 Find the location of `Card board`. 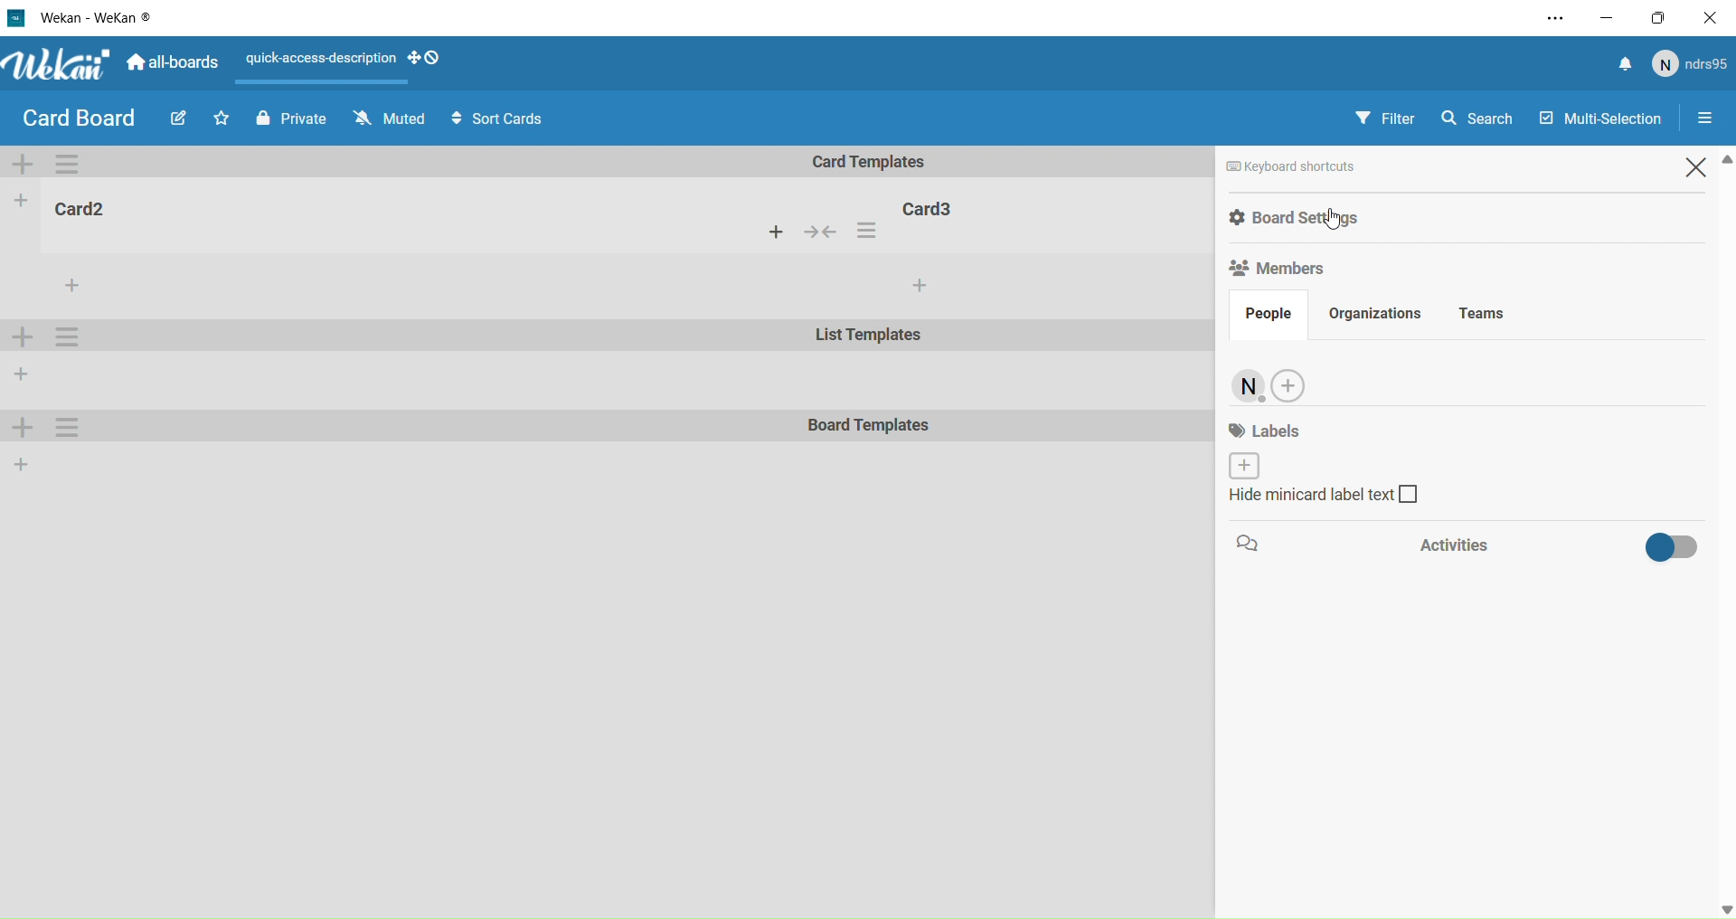

Card board is located at coordinates (78, 118).